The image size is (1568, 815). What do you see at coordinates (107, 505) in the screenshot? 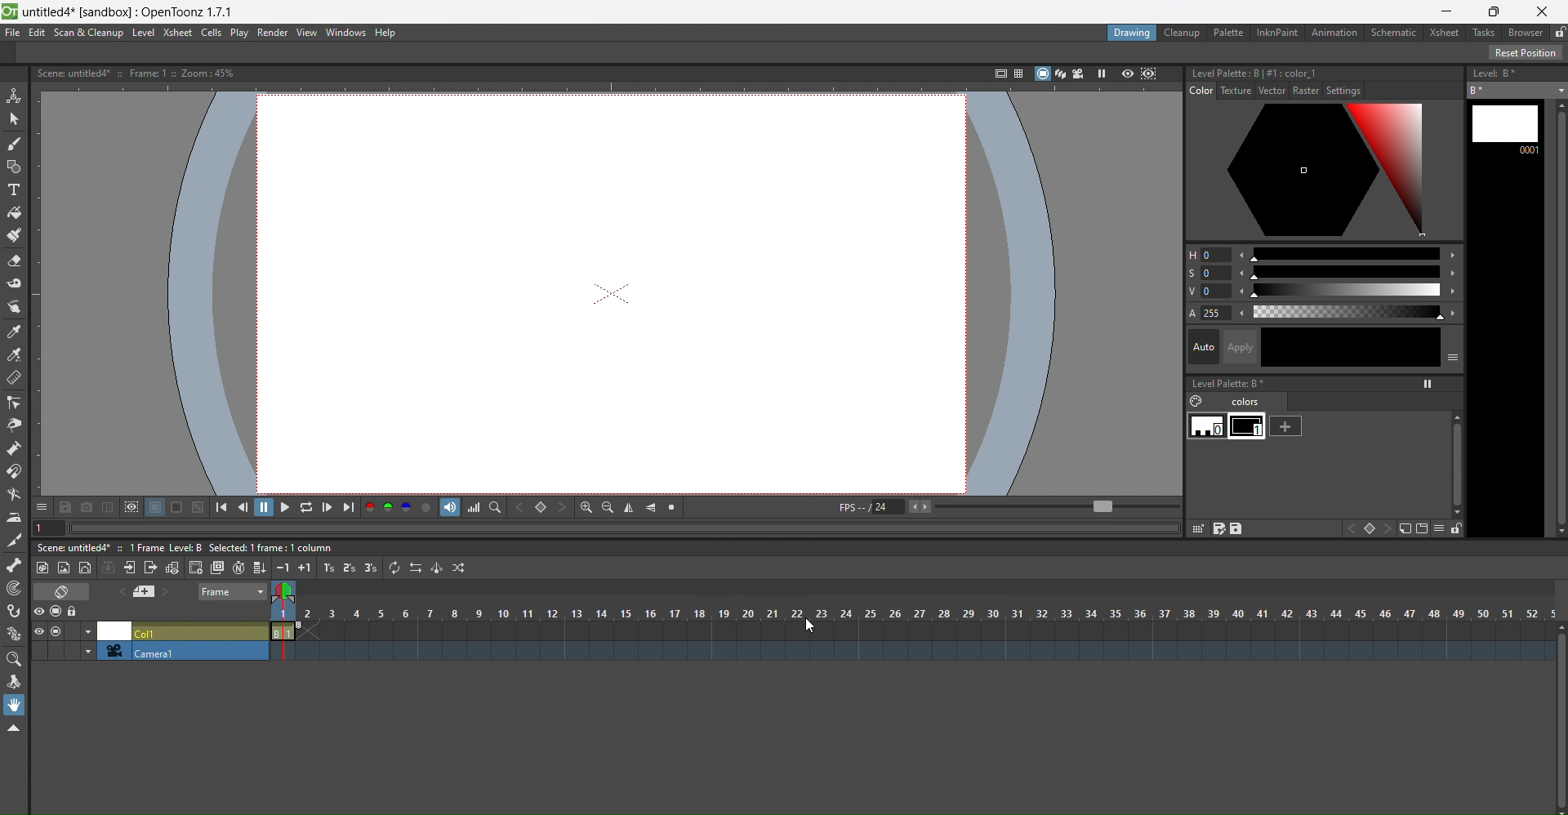
I see `tool` at bounding box center [107, 505].